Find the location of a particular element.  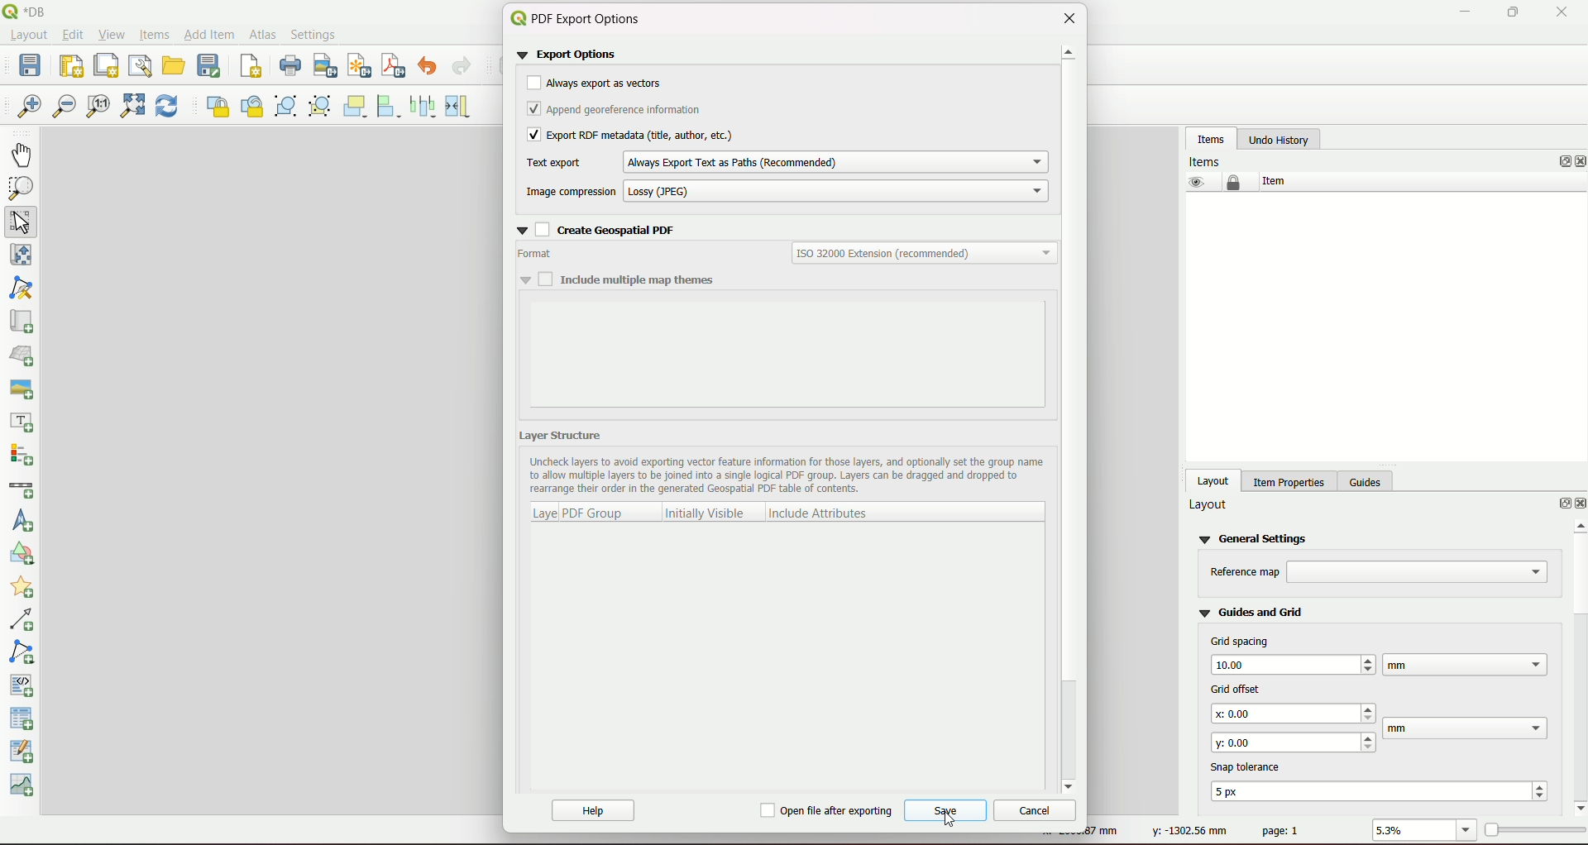

Atlas is located at coordinates (261, 33).